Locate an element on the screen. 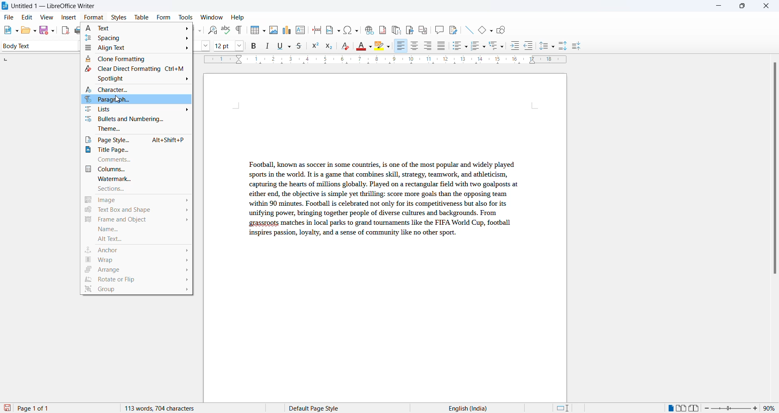 The width and height of the screenshot is (779, 413). insert comments is located at coordinates (437, 30).